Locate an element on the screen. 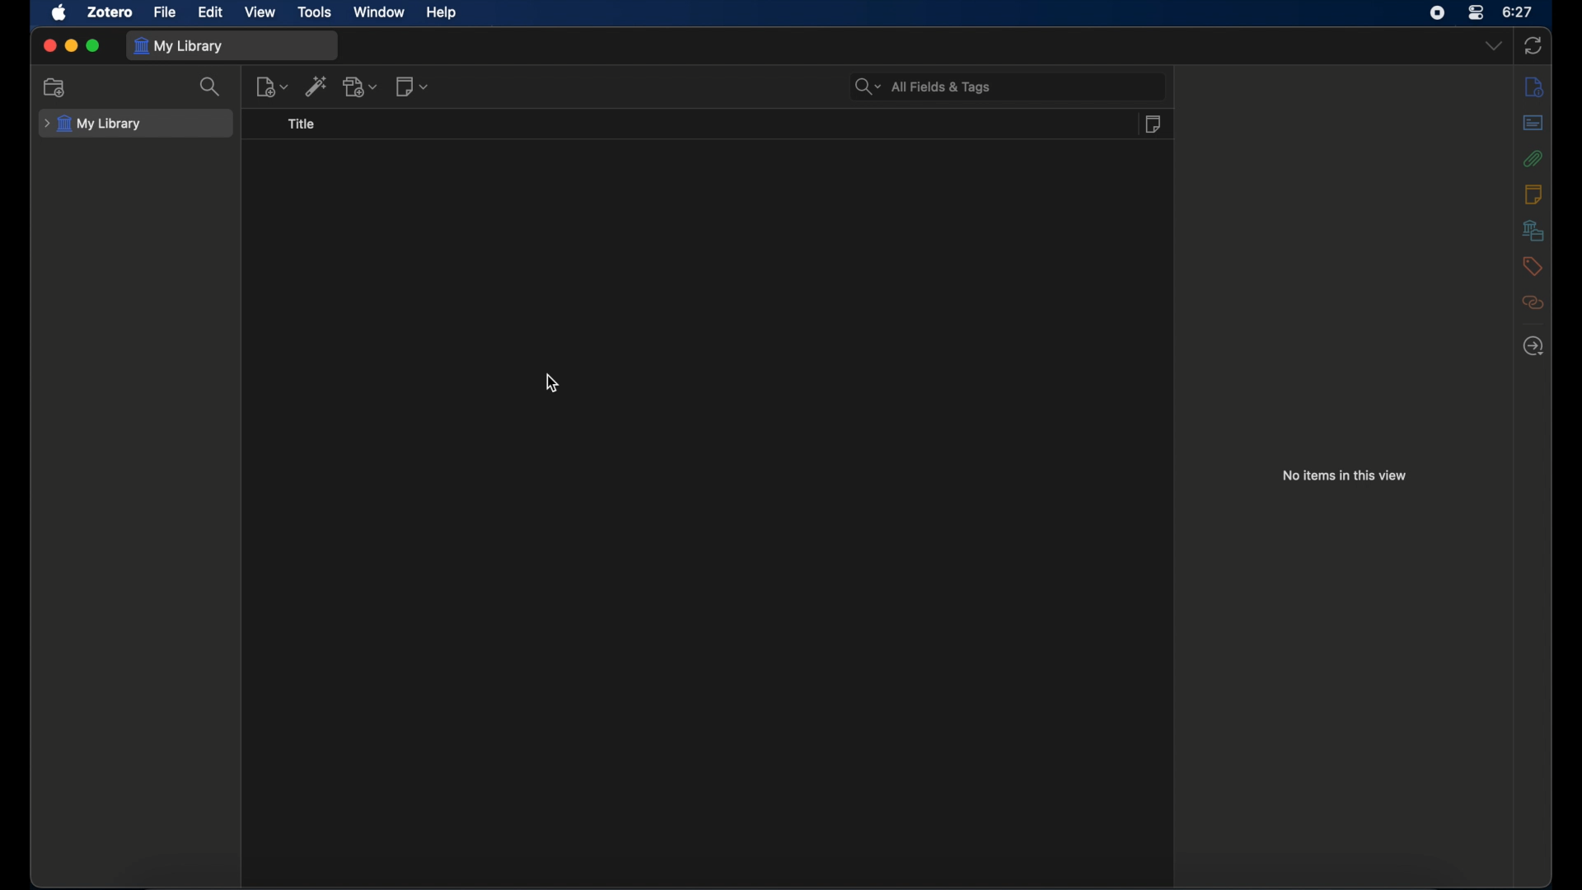 The image size is (1582, 890). window is located at coordinates (380, 12).